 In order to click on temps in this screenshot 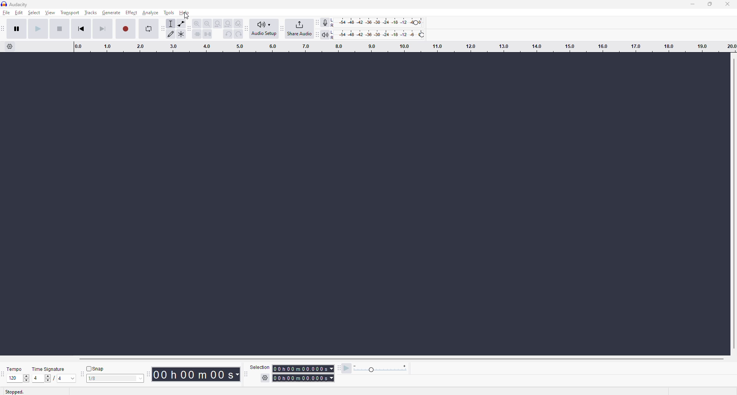, I will do `click(16, 369)`.